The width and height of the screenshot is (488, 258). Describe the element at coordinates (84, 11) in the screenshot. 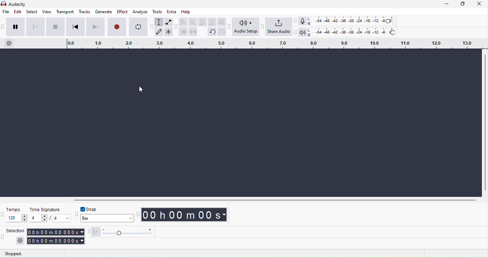

I see `tracks` at that location.